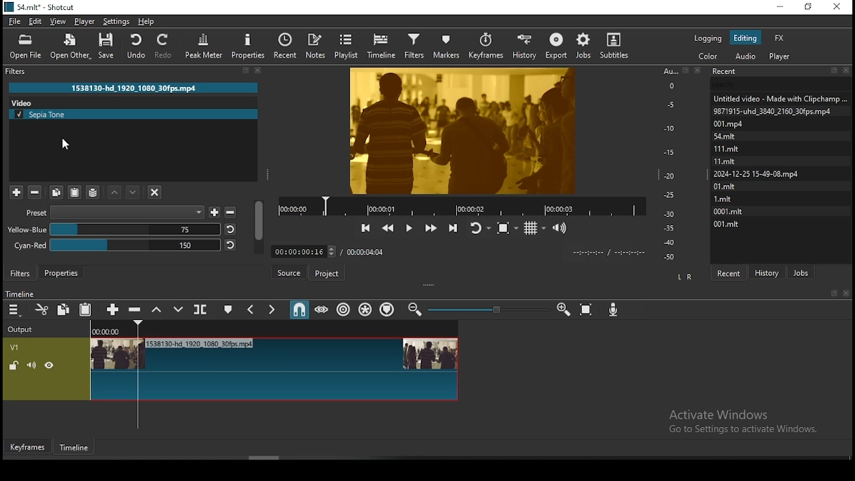  What do you see at coordinates (800, 271) in the screenshot?
I see `jobs` at bounding box center [800, 271].